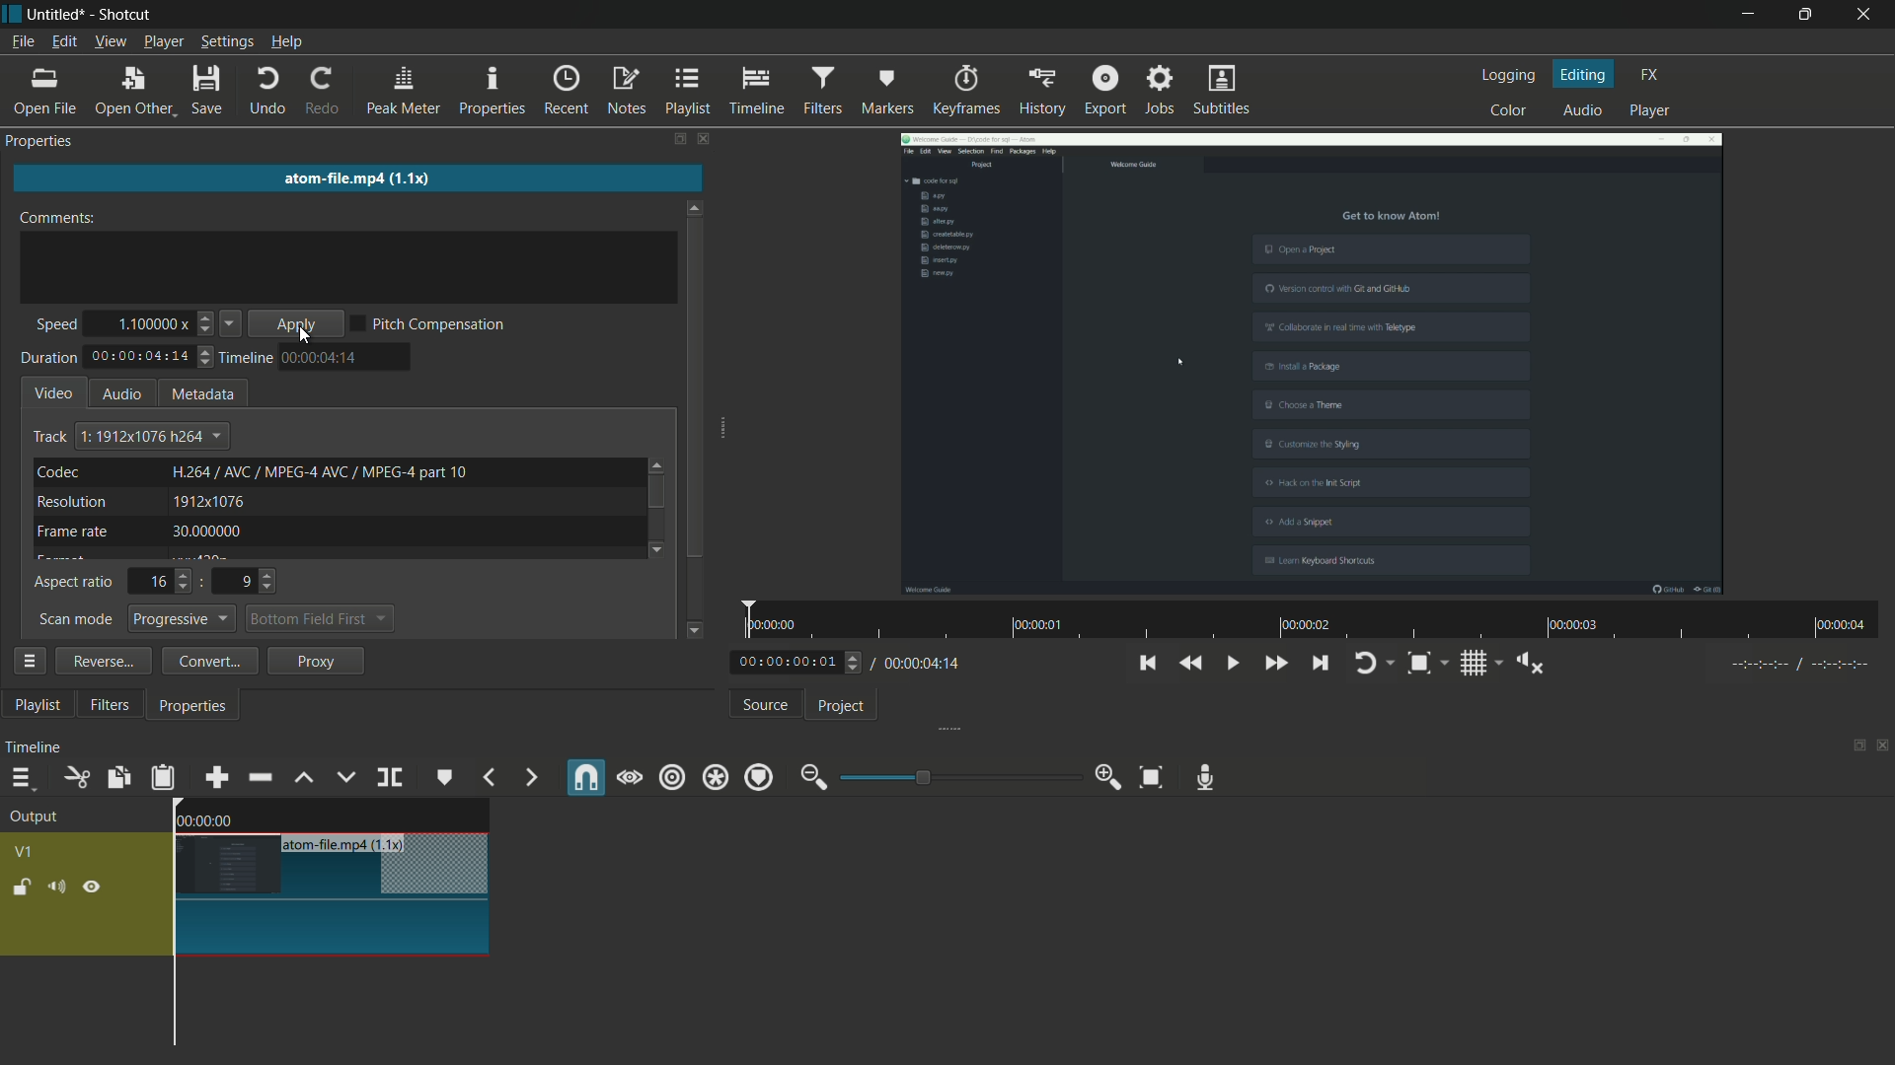 The height and width of the screenshot is (1065, 1895). I want to click on record audio, so click(1205, 779).